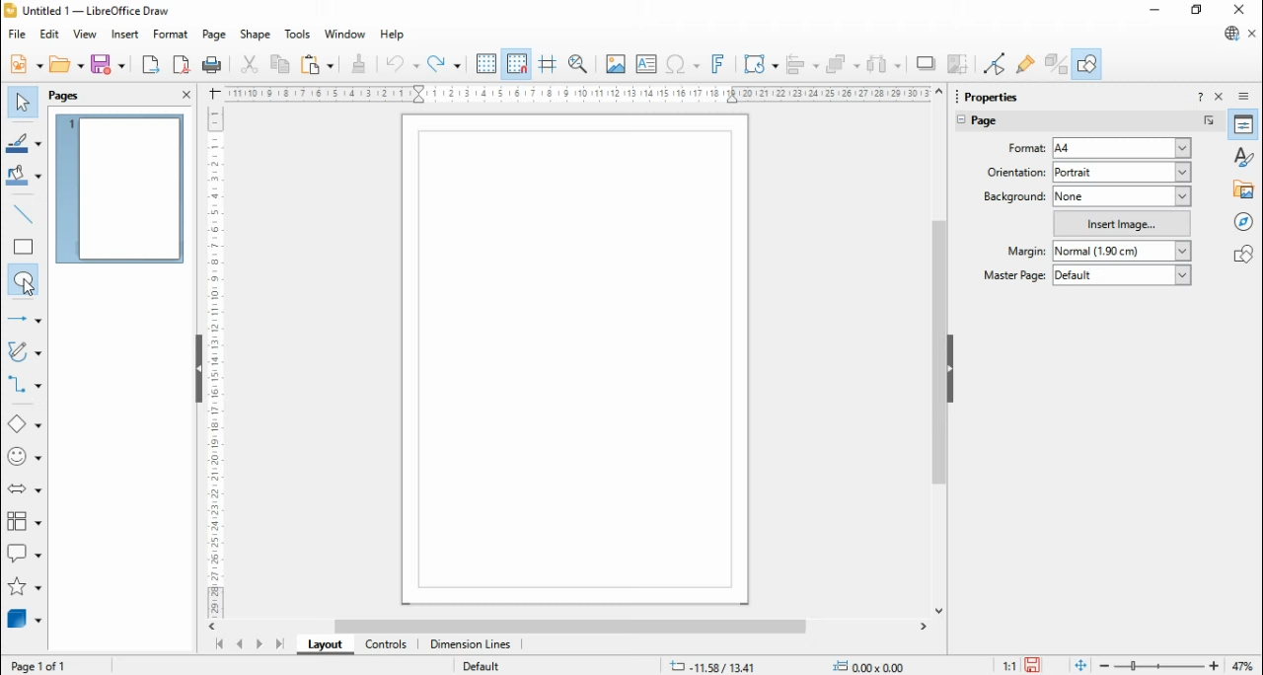  Describe the element at coordinates (1156, 10) in the screenshot. I see `minimize` at that location.